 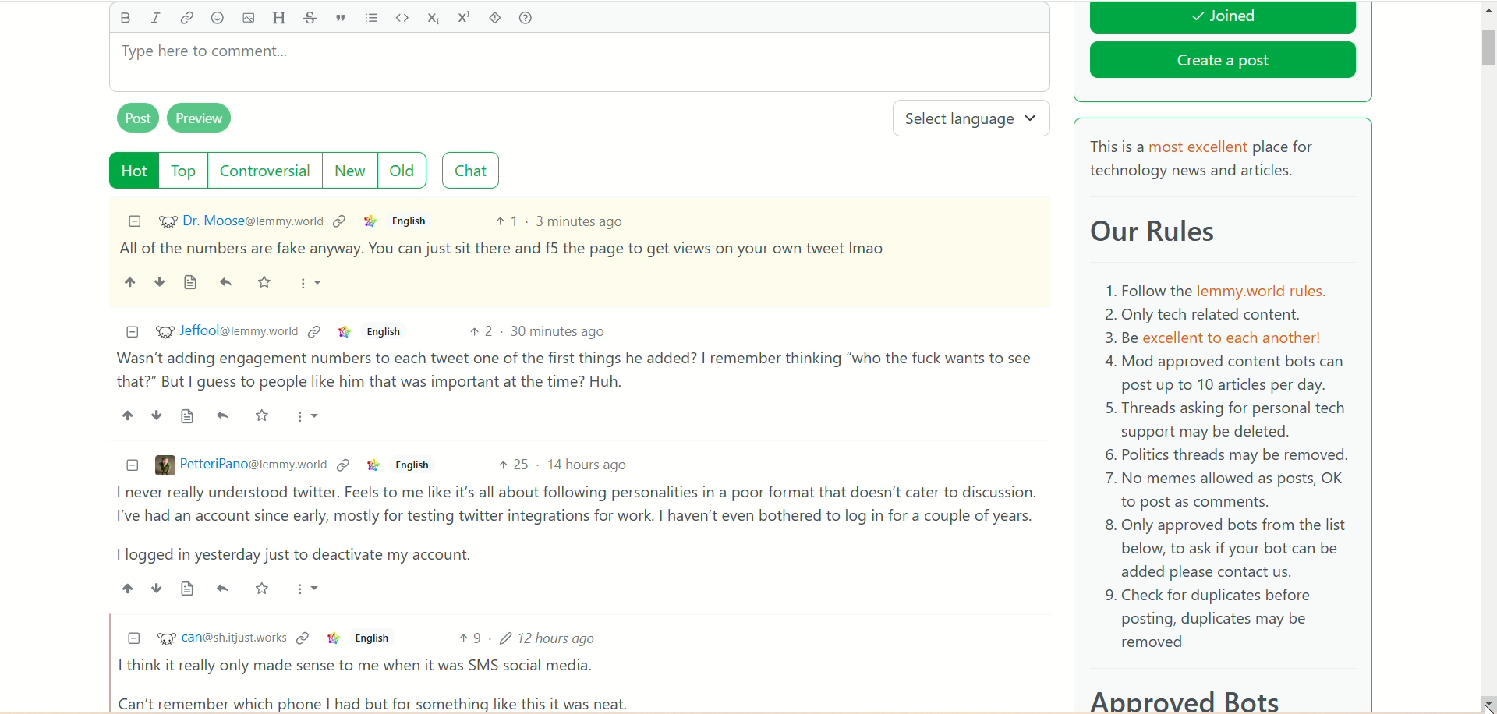 I want to click on controversial, so click(x=265, y=170).